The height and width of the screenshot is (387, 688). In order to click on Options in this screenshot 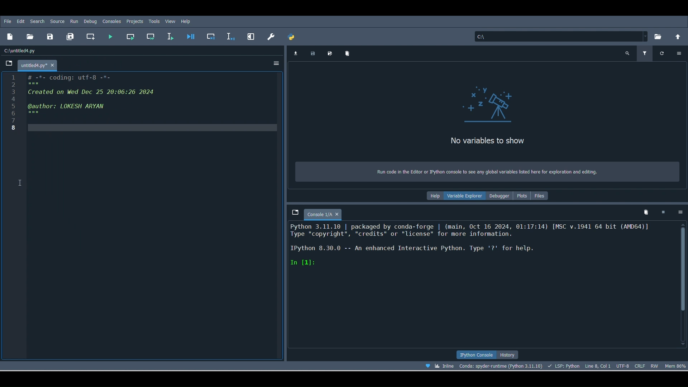, I will do `click(275, 63)`.